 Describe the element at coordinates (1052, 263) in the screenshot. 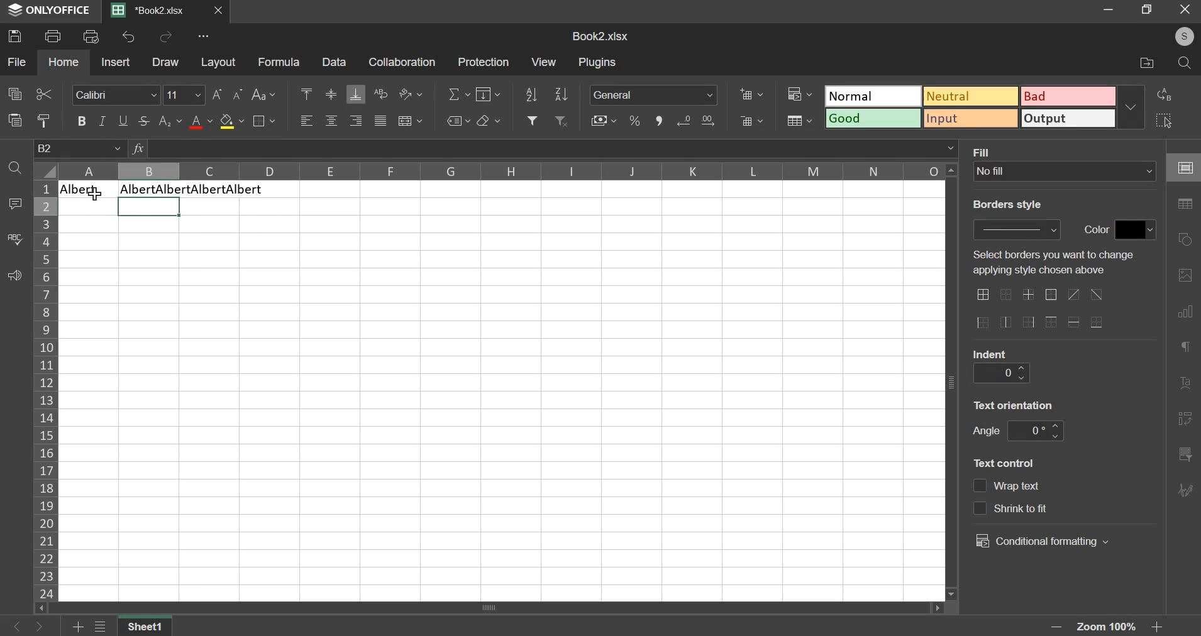

I see `text` at that location.